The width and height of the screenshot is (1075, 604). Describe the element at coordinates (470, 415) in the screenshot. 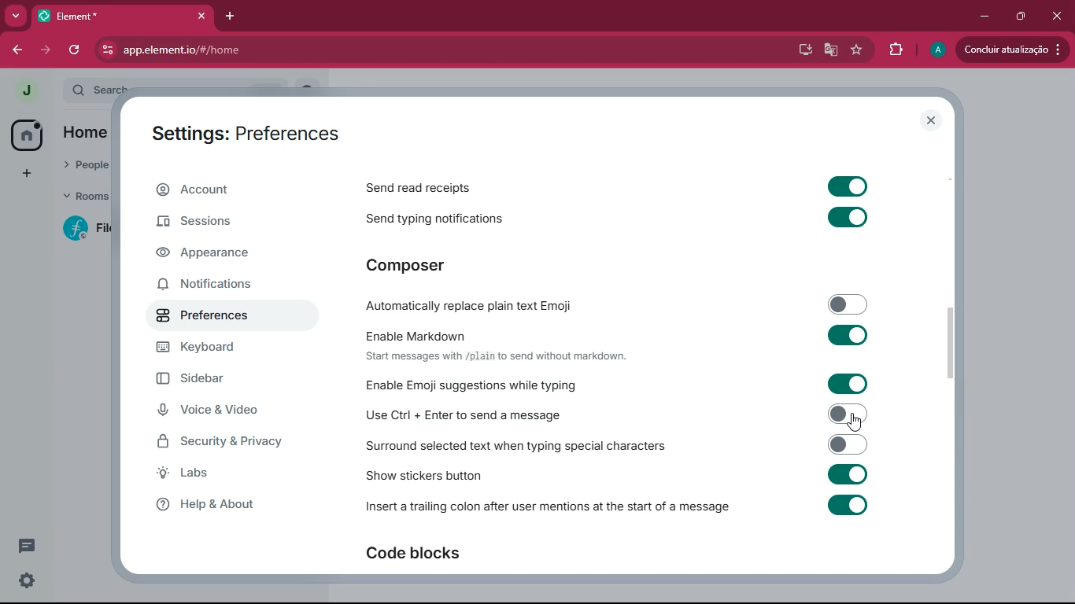

I see `use ctrl enter` at that location.